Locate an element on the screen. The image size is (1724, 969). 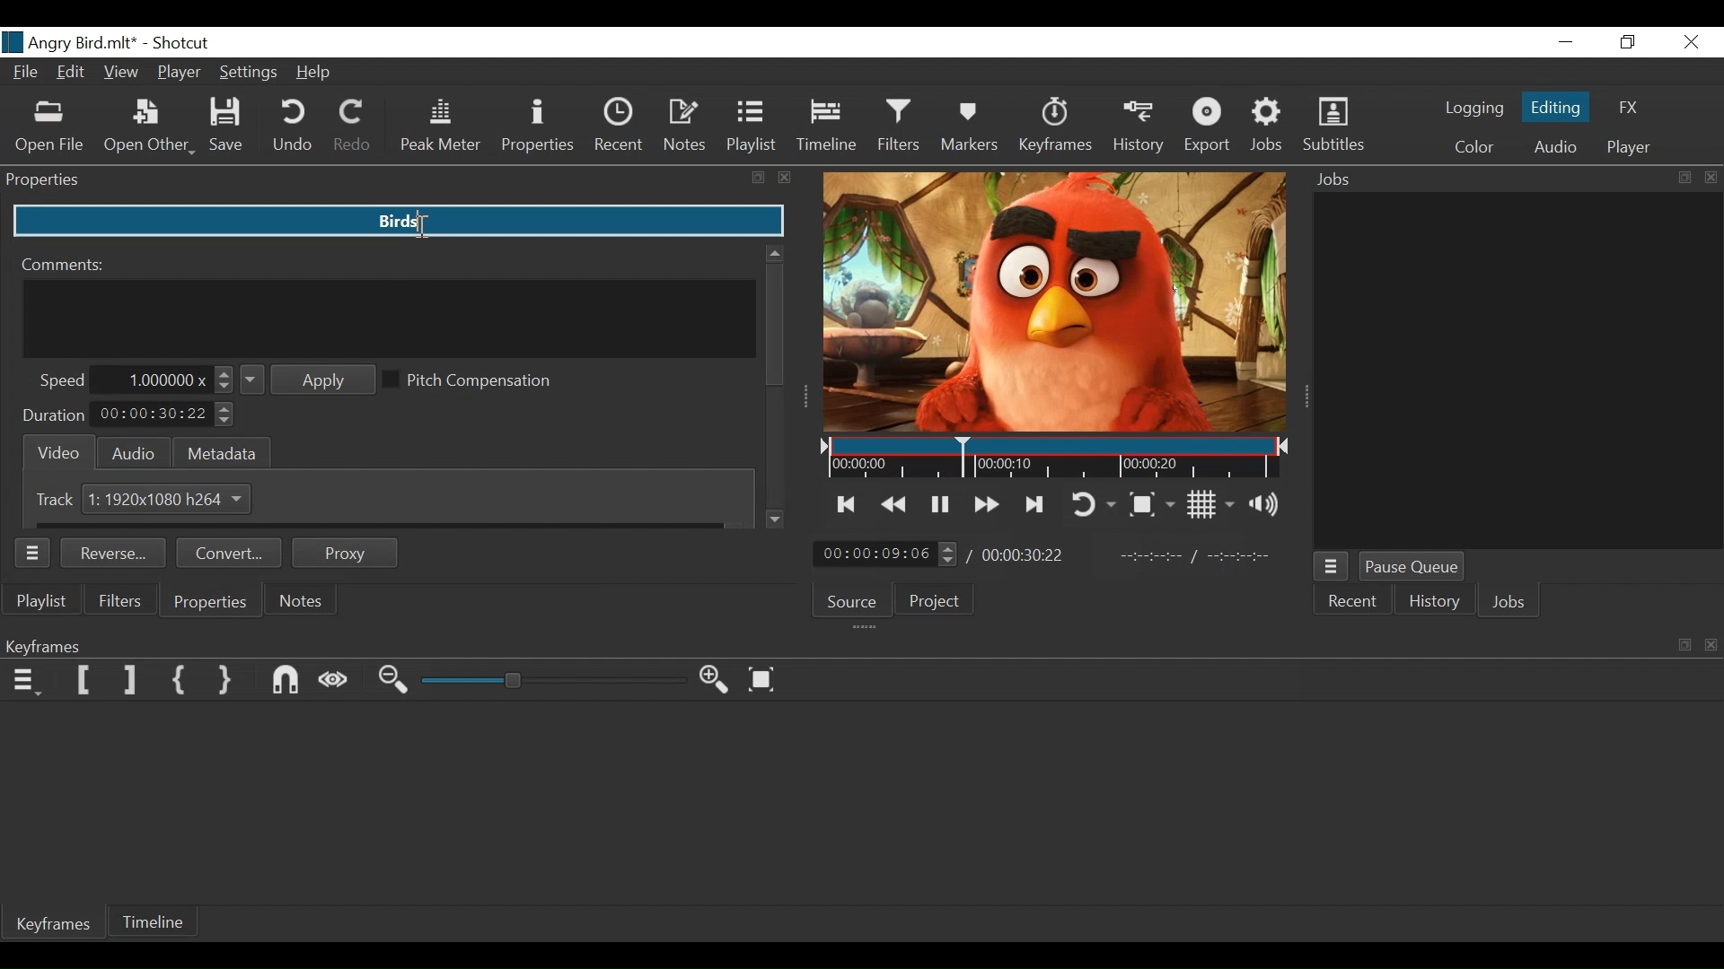
Video is located at coordinates (55, 450).